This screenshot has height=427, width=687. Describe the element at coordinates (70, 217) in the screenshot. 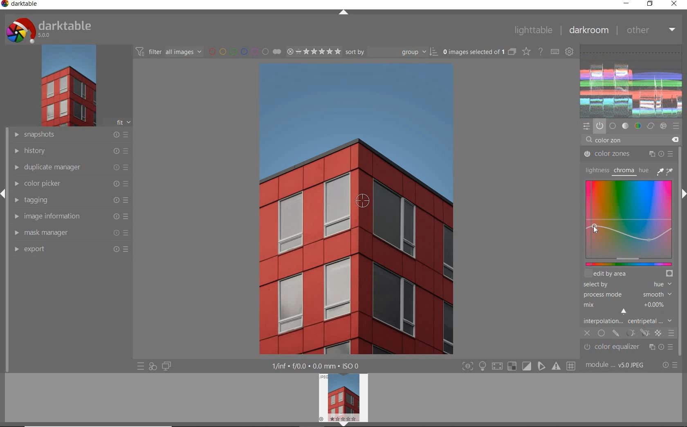

I see `image information` at that location.